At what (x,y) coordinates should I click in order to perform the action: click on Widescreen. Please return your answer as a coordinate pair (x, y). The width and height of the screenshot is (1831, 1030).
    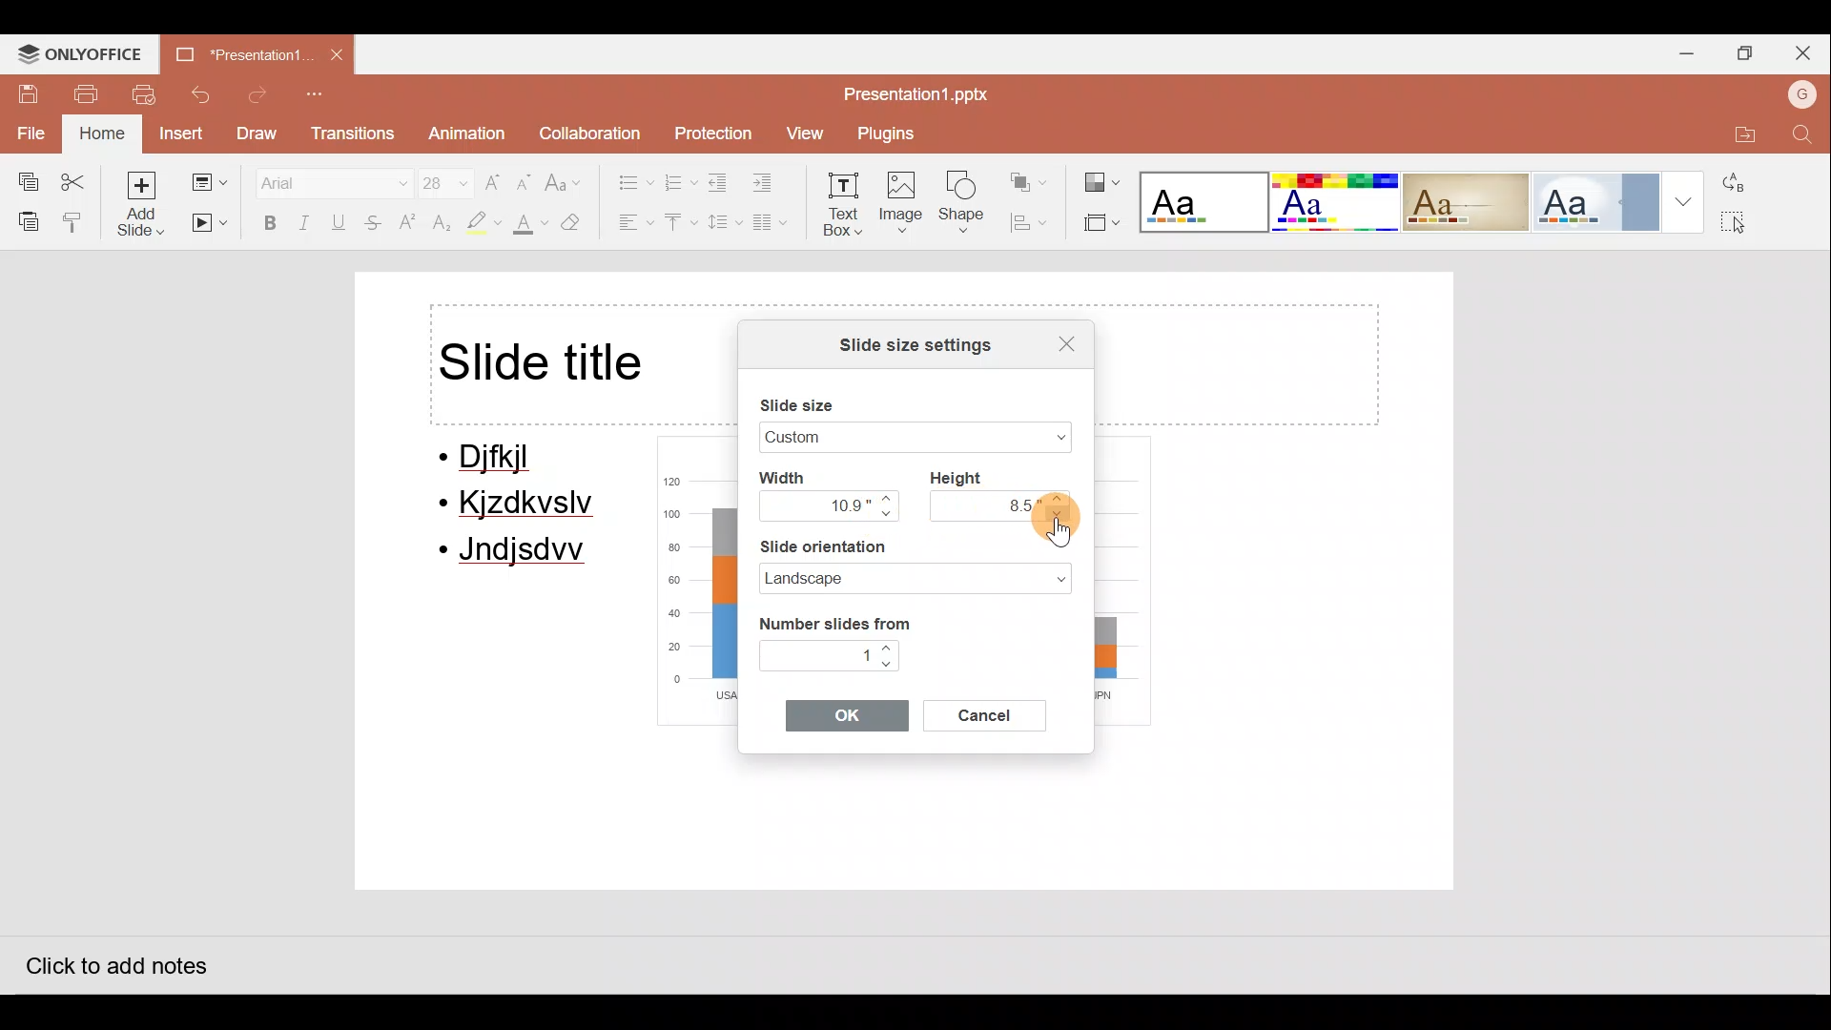
    Looking at the image, I should click on (854, 436).